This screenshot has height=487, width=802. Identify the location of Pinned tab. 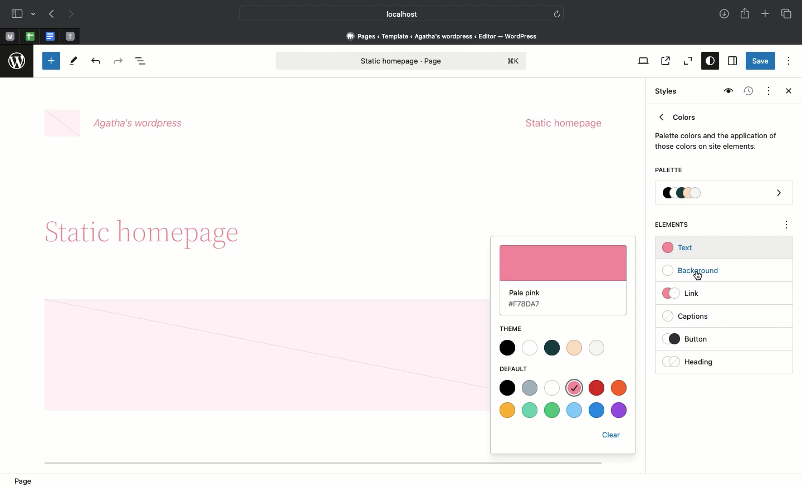
(71, 37).